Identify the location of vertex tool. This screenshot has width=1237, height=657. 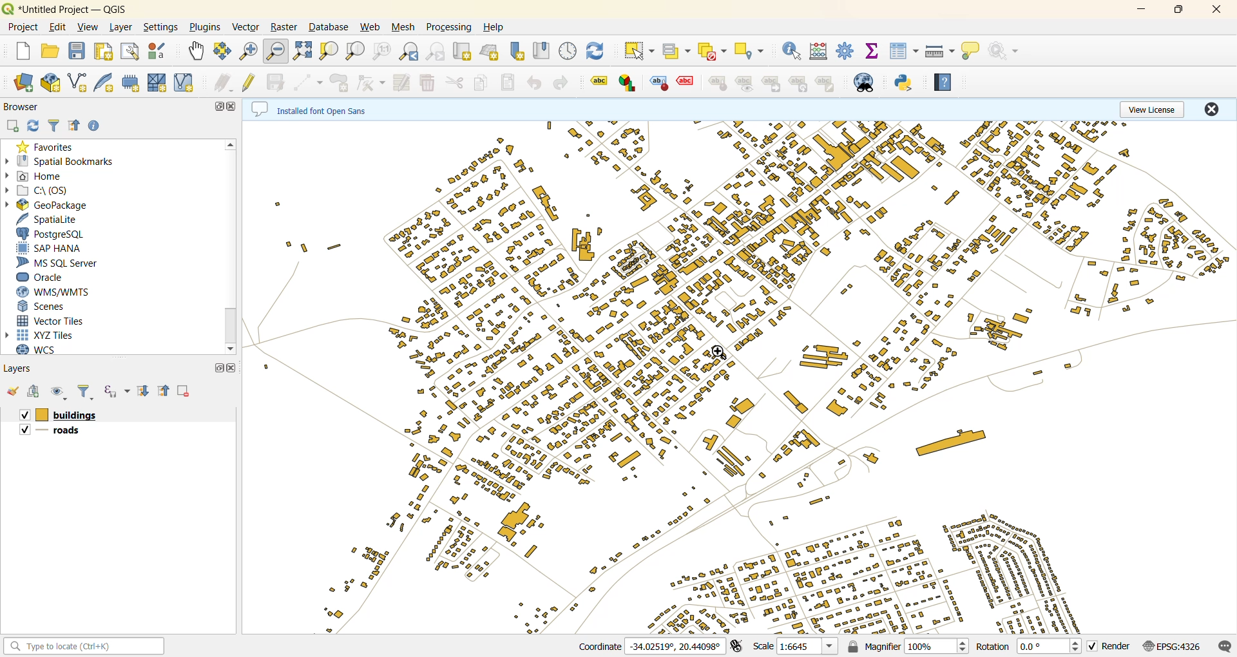
(370, 83).